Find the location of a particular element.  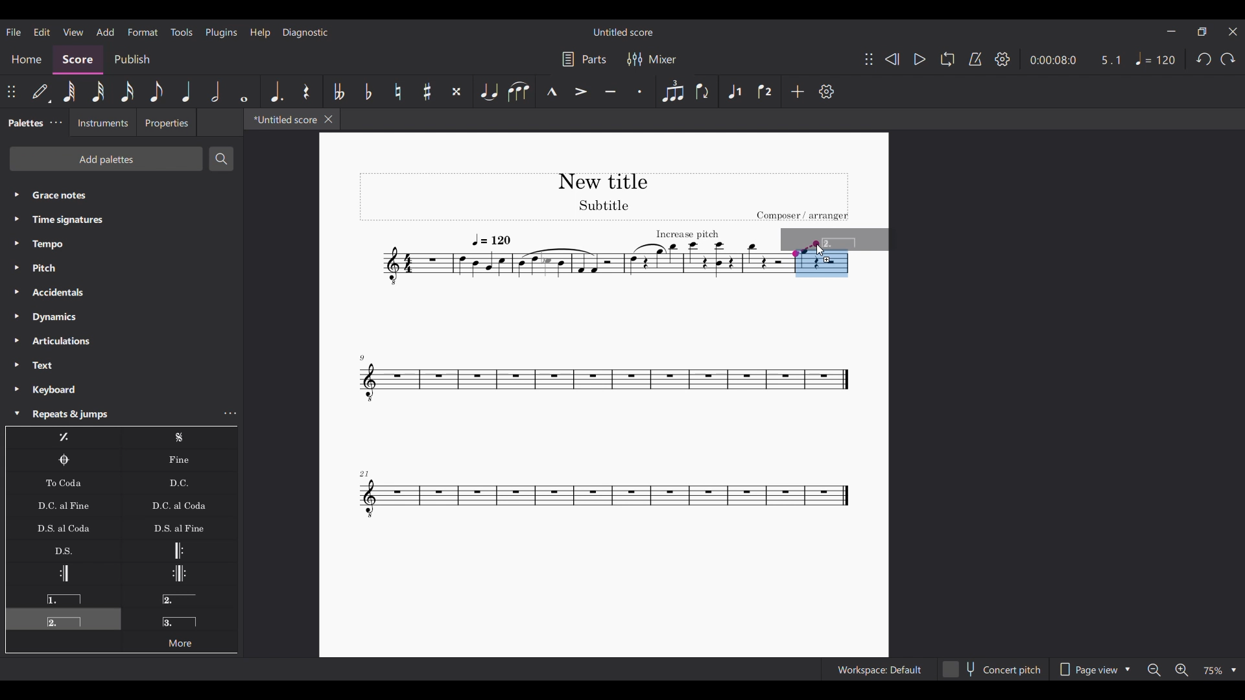

Publish section is located at coordinates (132, 60).